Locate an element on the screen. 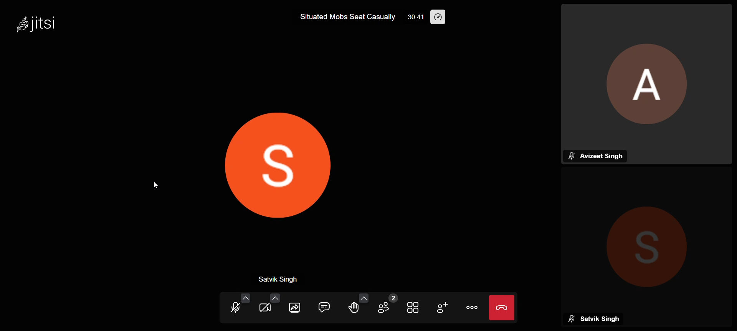 Image resolution: width=737 pixels, height=331 pixels. audio setting is located at coordinates (246, 298).